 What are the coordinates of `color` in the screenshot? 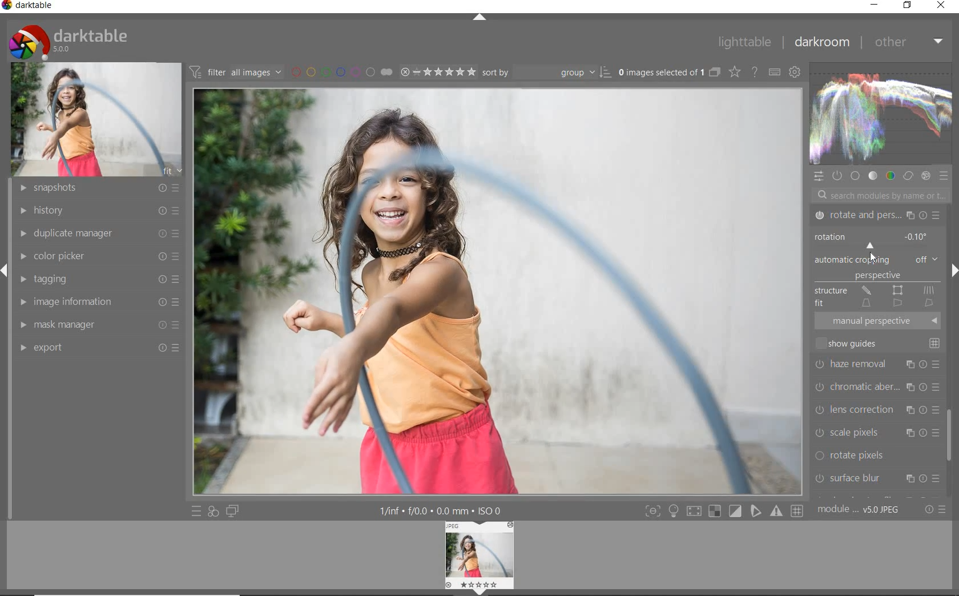 It's located at (891, 177).